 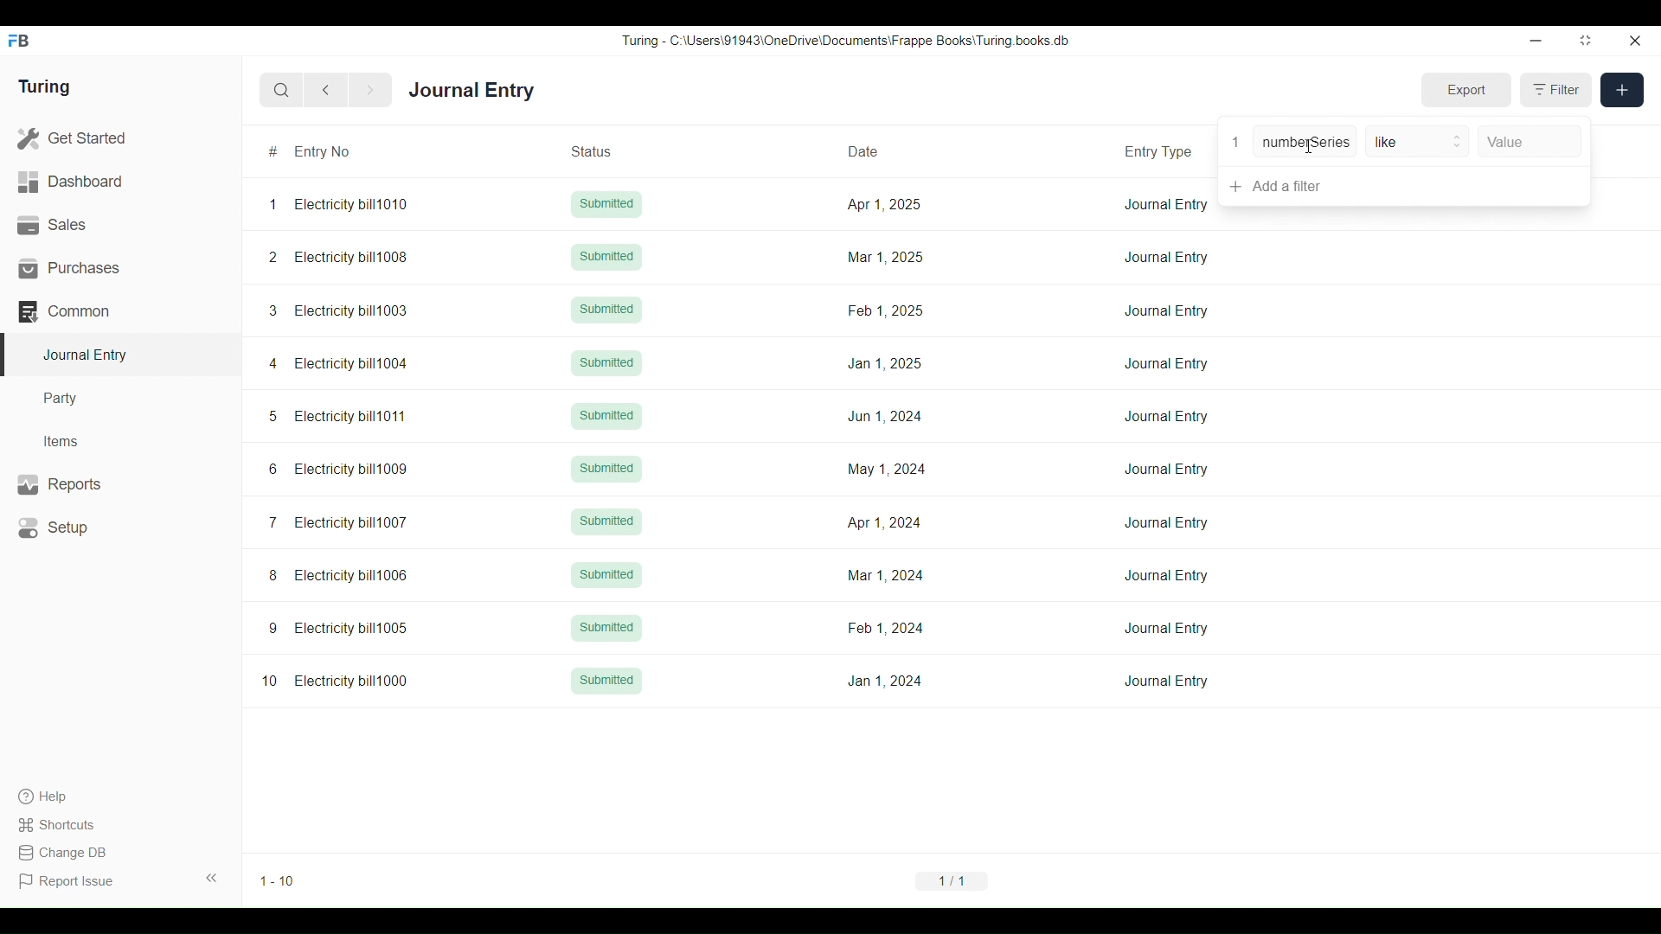 I want to click on Minimize, so click(x=1536, y=41).